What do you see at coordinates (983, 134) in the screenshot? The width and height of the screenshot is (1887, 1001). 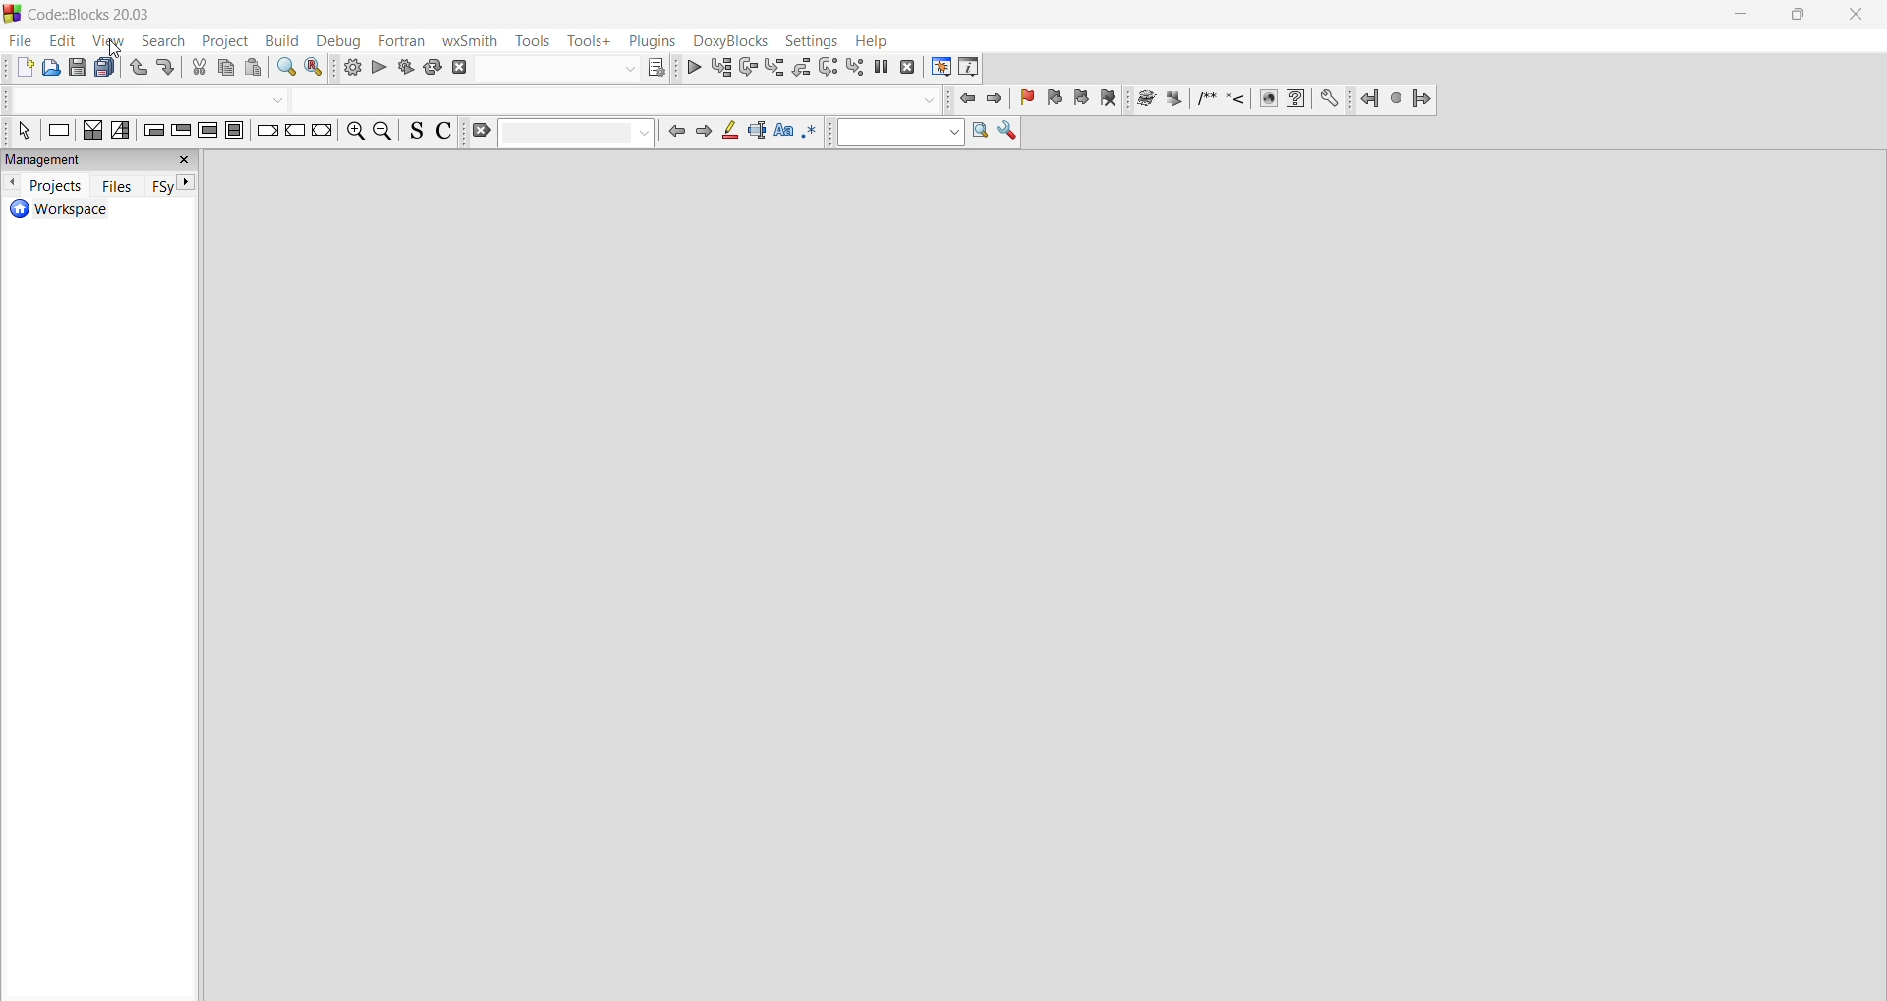 I see `run search` at bounding box center [983, 134].